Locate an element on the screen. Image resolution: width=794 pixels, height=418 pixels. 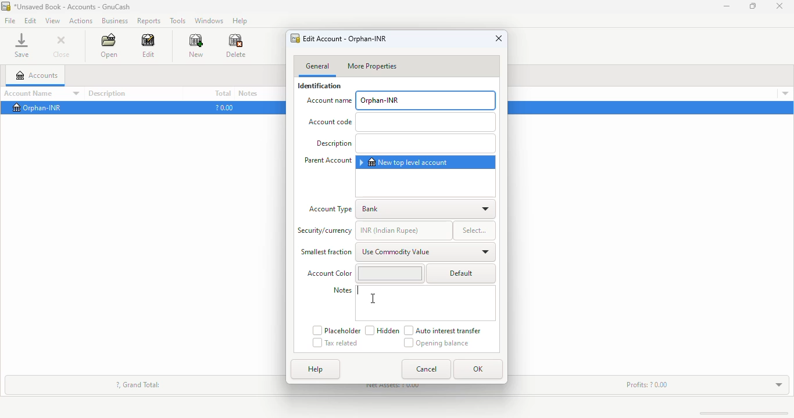
tax related is located at coordinates (335, 343).